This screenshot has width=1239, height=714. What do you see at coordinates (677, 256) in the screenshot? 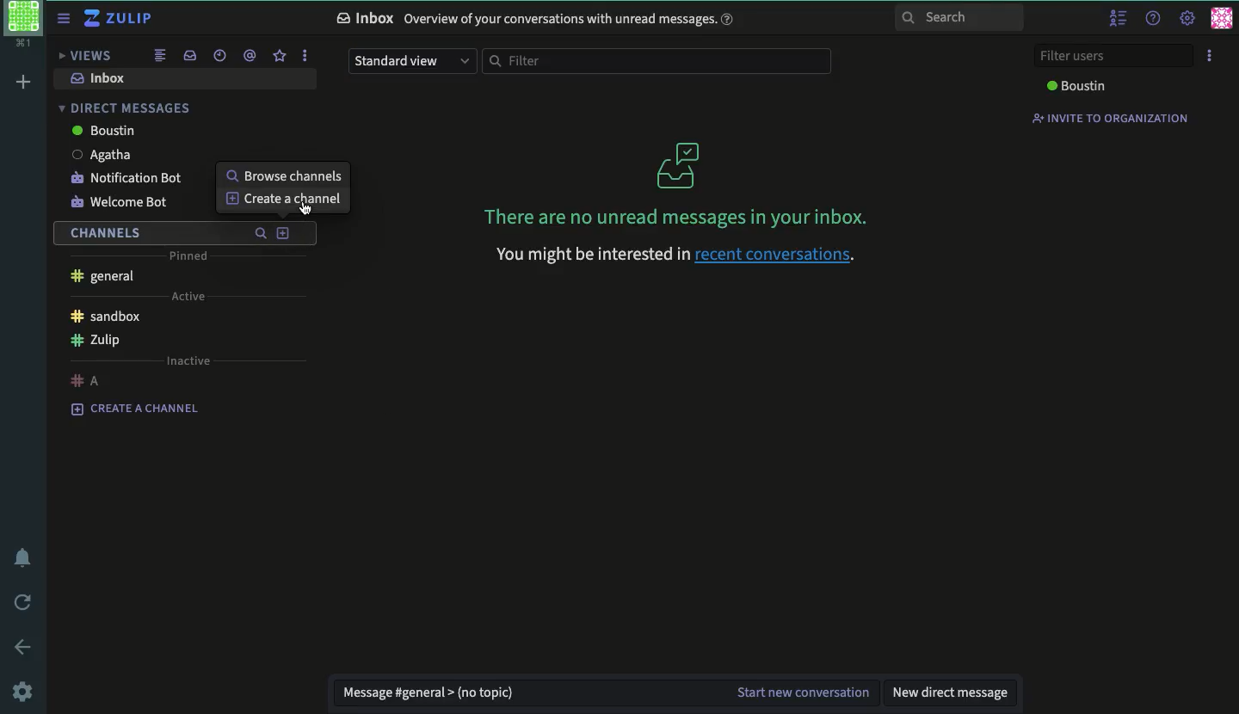
I see `‘You might be interested in recent conversations.` at bounding box center [677, 256].